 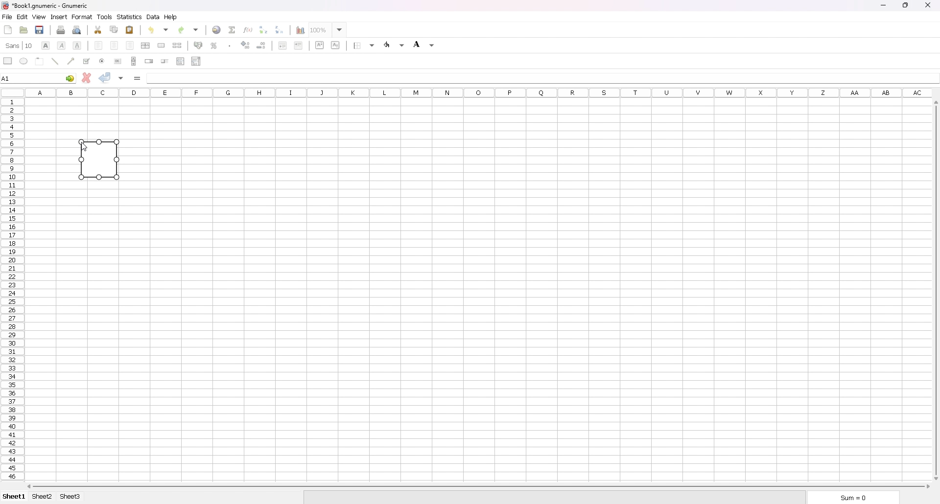 What do you see at coordinates (78, 30) in the screenshot?
I see `print preview` at bounding box center [78, 30].